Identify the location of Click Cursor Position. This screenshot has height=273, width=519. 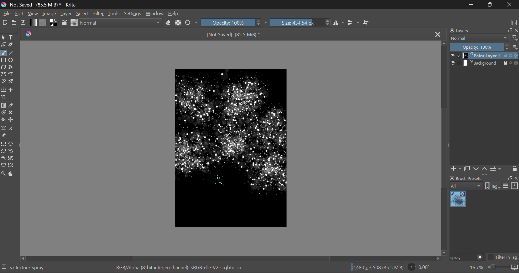
(219, 182).